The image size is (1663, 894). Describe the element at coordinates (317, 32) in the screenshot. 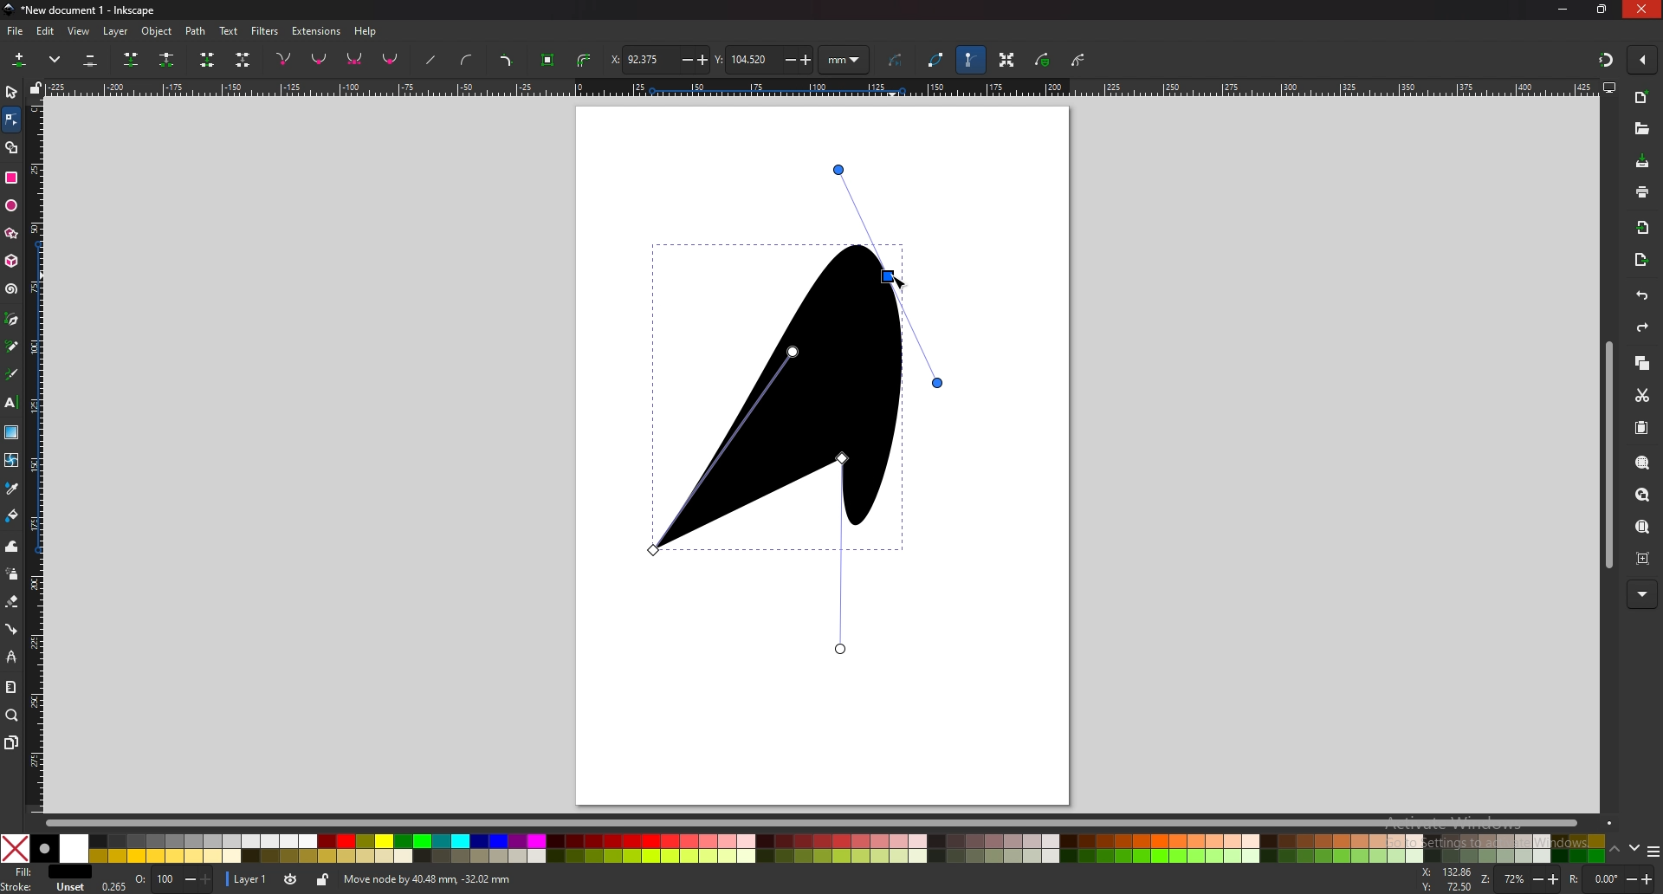

I see `extensions` at that location.